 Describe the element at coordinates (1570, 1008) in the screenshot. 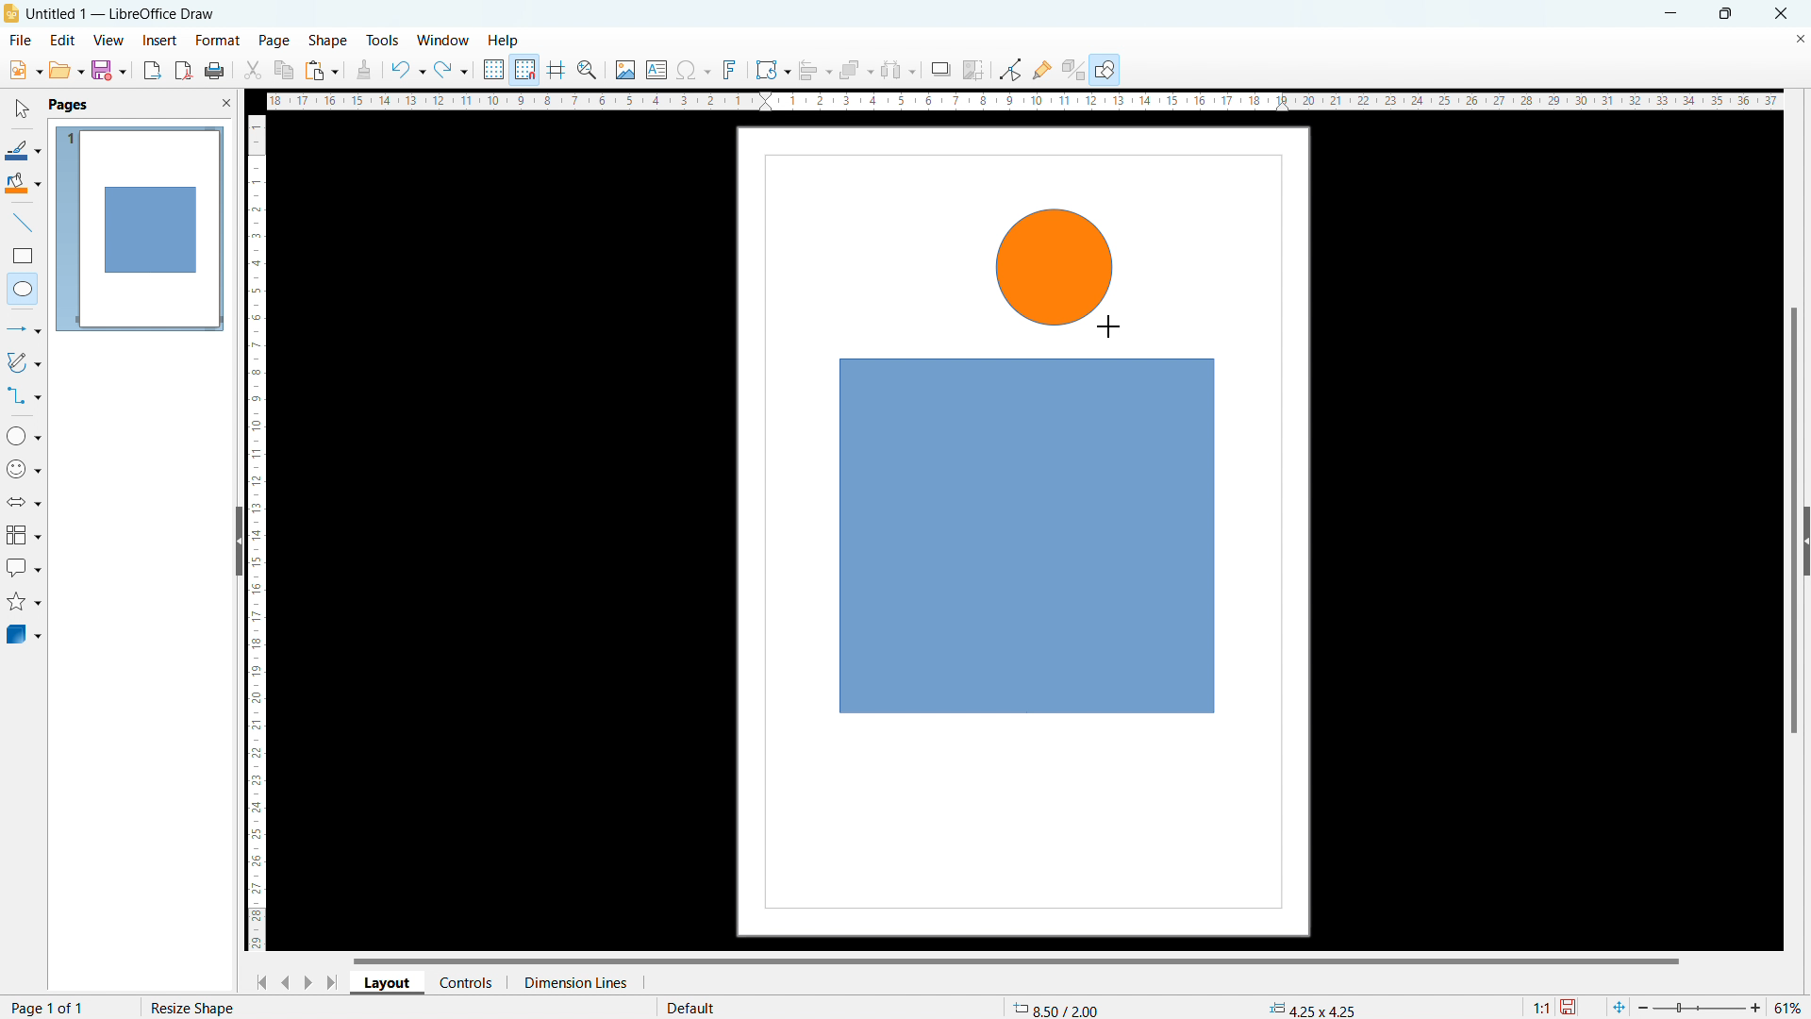

I see `save` at that location.